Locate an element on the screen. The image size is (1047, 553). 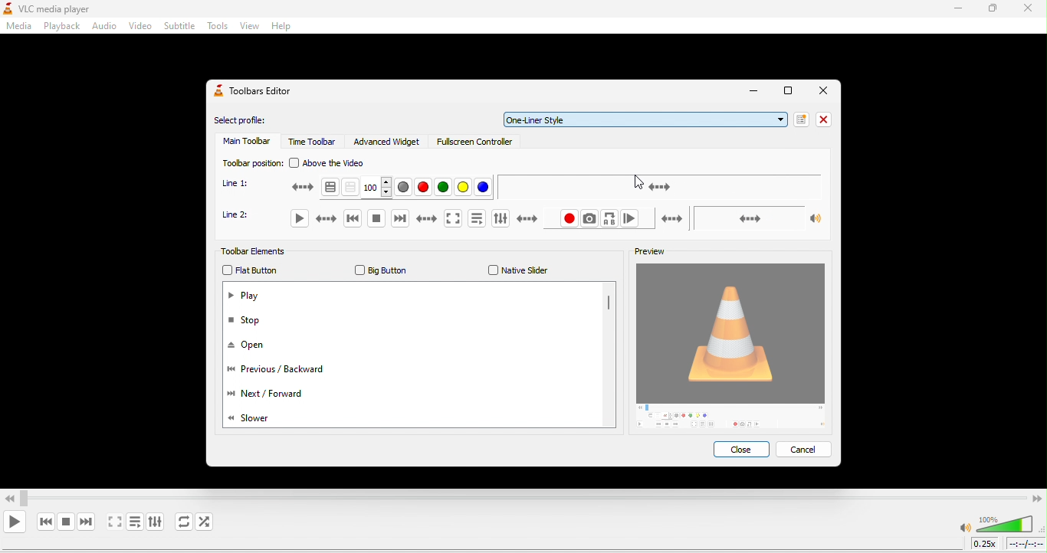
previous media is located at coordinates (353, 218).